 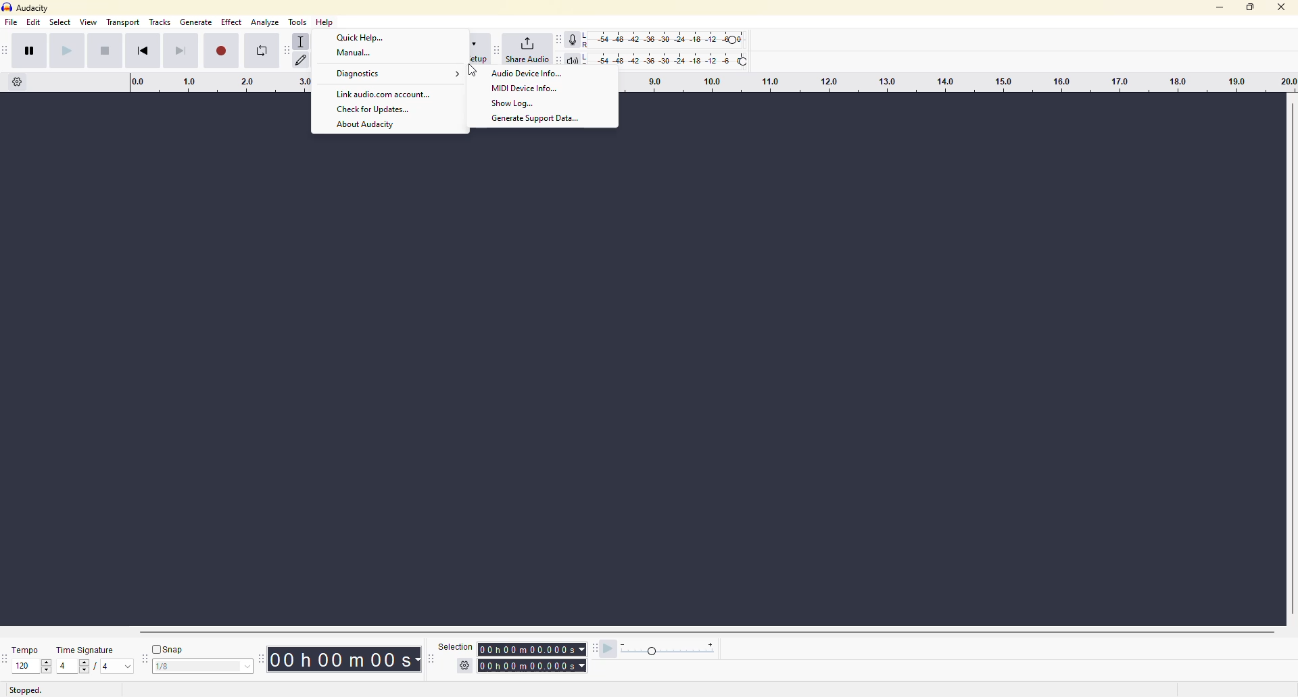 I want to click on play, so click(x=69, y=53).